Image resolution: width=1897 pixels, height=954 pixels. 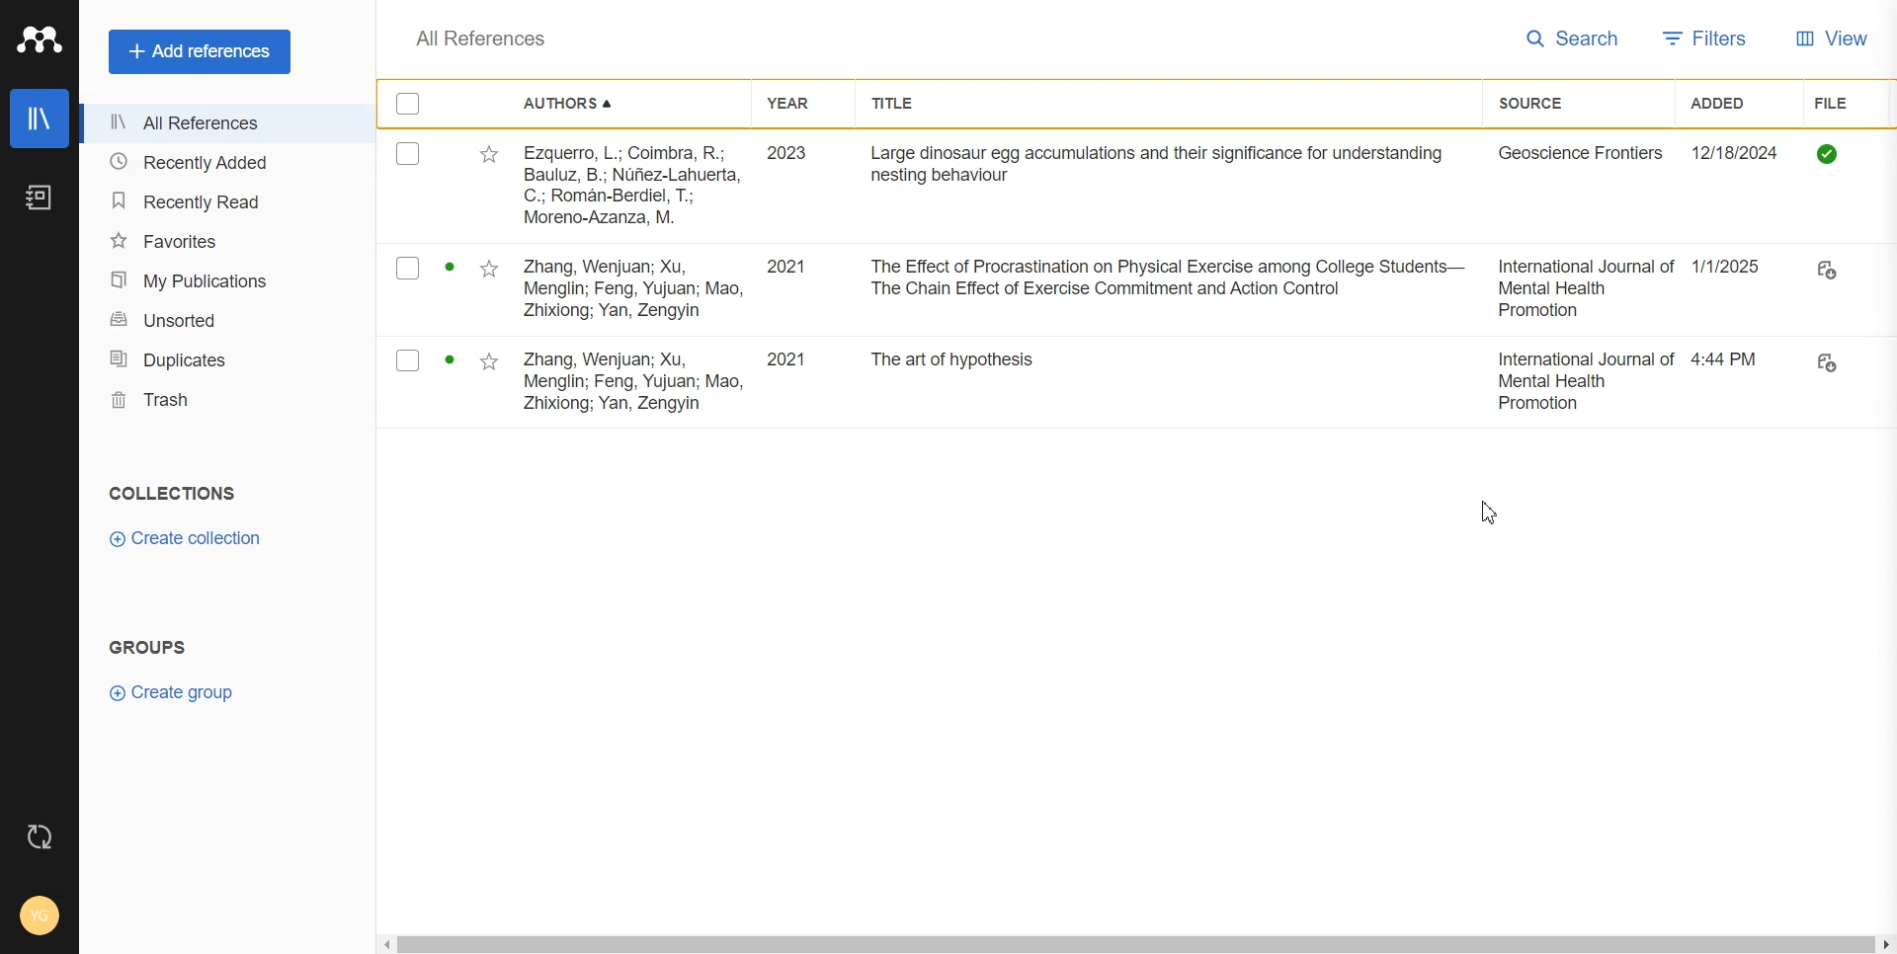 I want to click on Create collection, so click(x=194, y=537).